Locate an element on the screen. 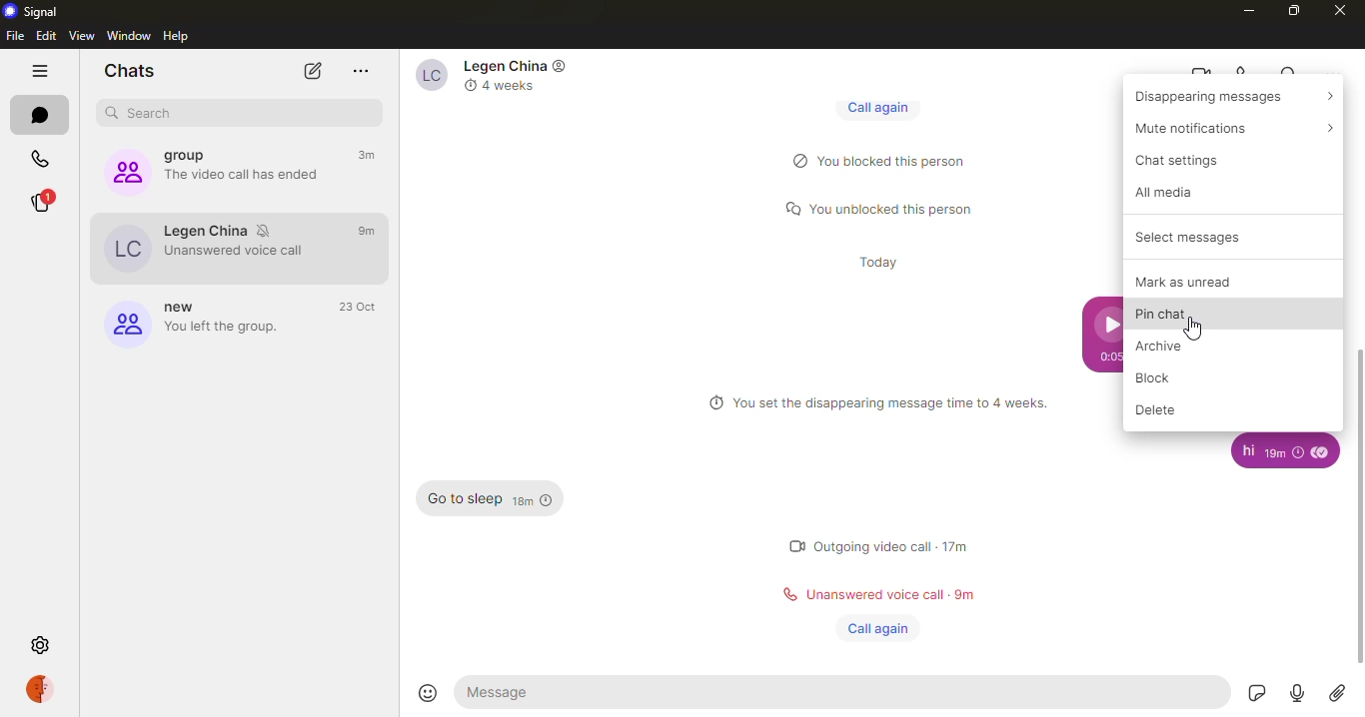  chats is located at coordinates (40, 116).